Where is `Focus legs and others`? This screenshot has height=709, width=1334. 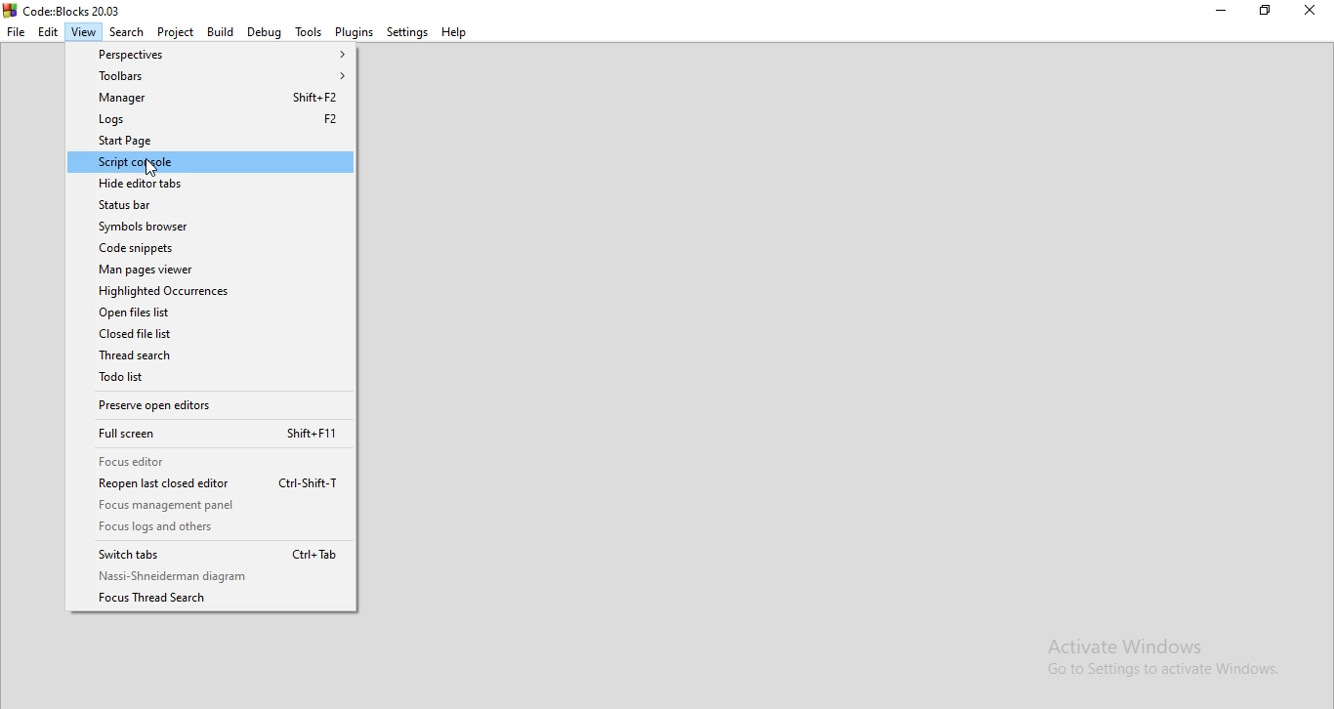
Focus legs and others is located at coordinates (213, 525).